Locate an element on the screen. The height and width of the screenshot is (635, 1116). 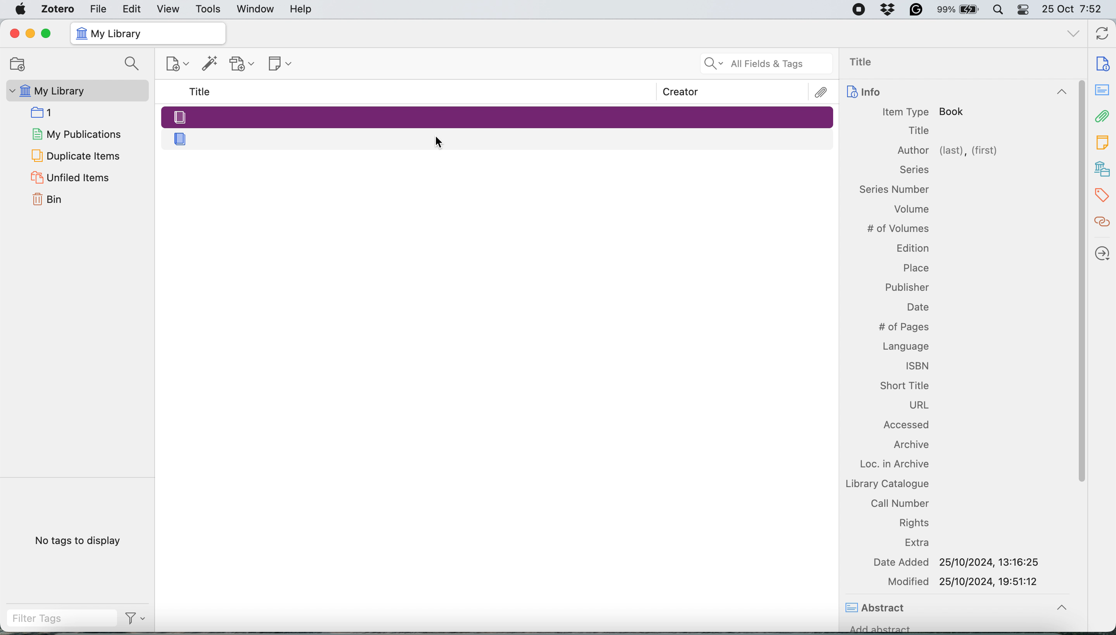
Unfiled Items is located at coordinates (72, 177).